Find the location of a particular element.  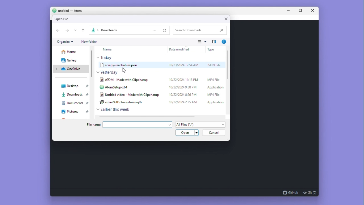

Untitled video - Made with Clipchamp 10/22/2024 8:26PM MP4 File is located at coordinates (160, 95).